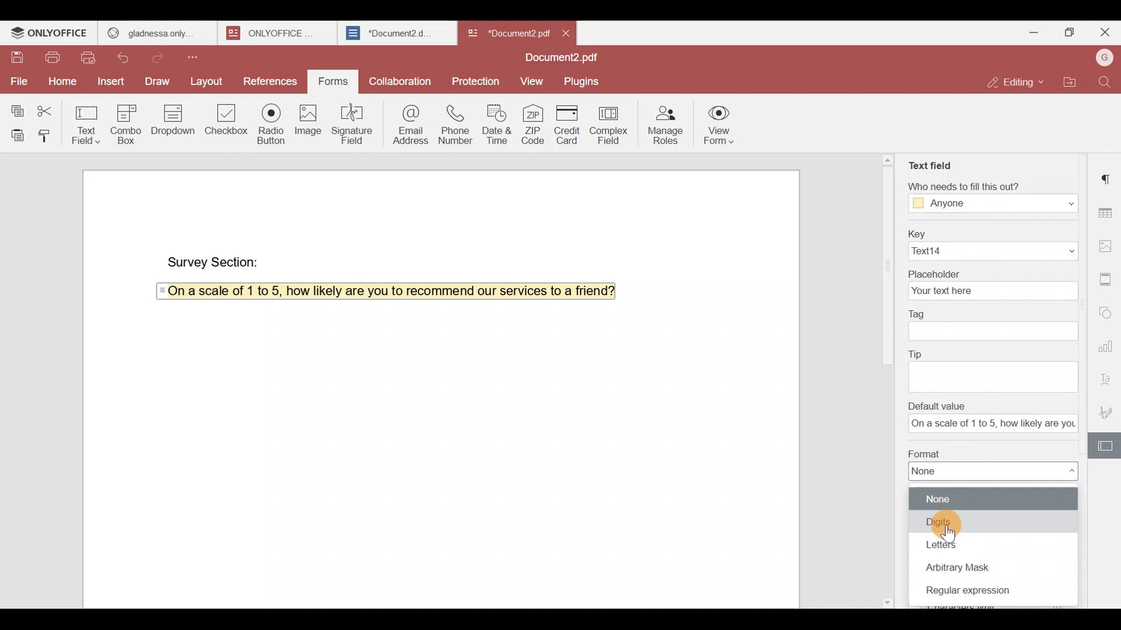 Image resolution: width=1121 pixels, height=630 pixels. Describe the element at coordinates (329, 82) in the screenshot. I see `Forms` at that location.